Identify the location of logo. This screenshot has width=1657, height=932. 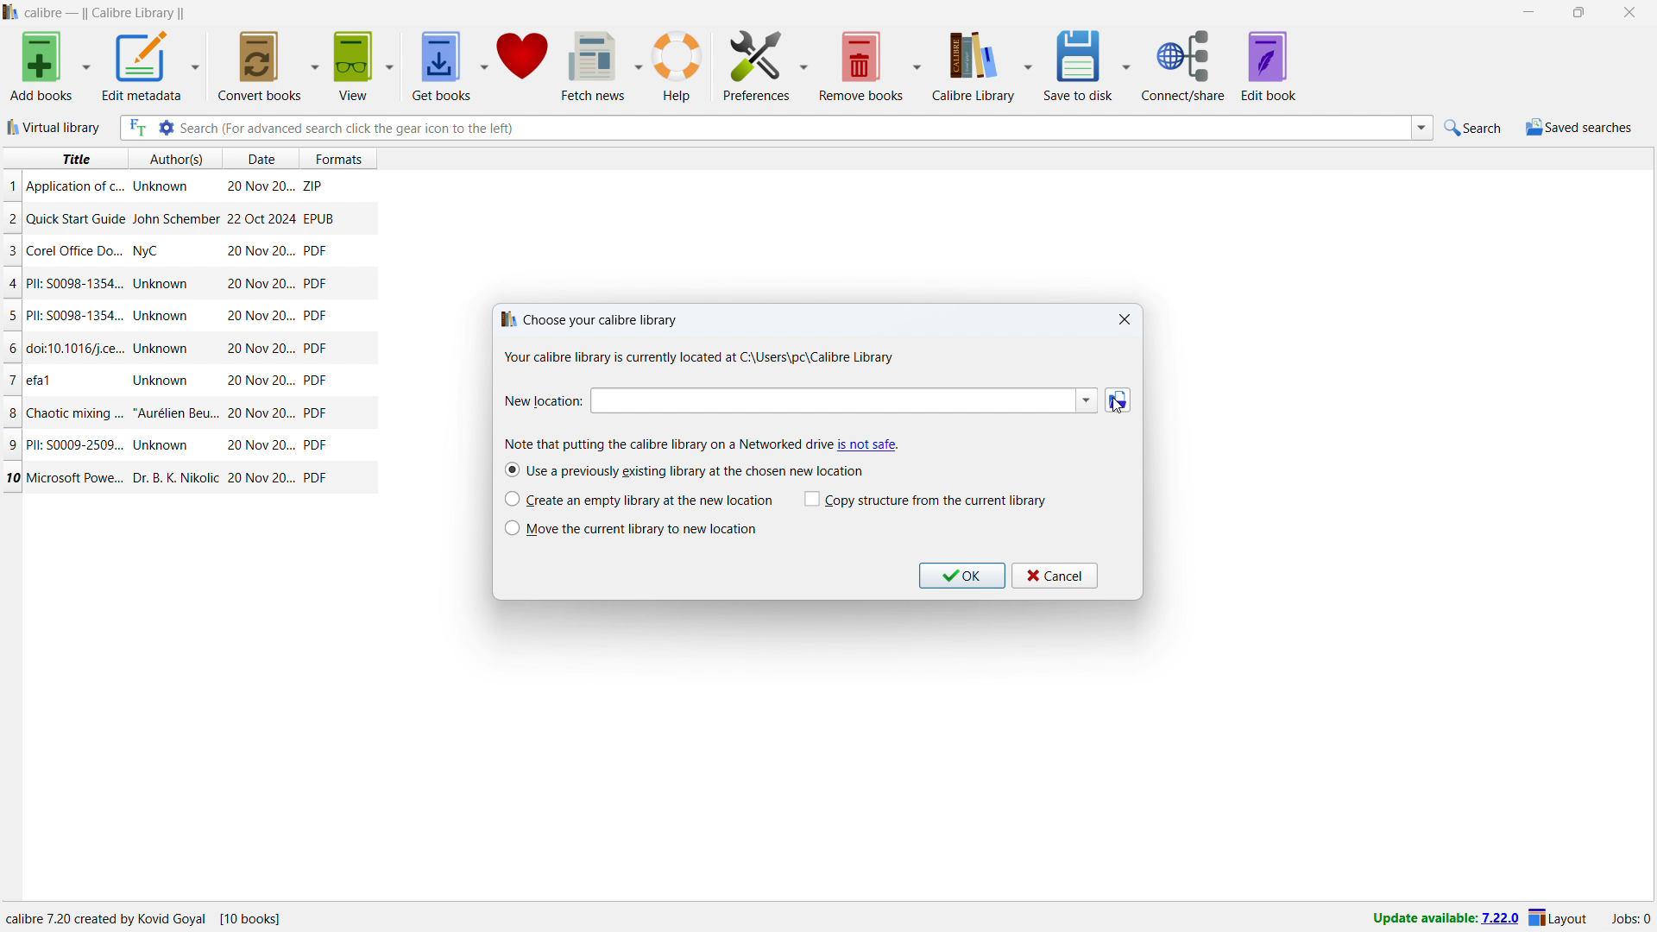
(11, 12).